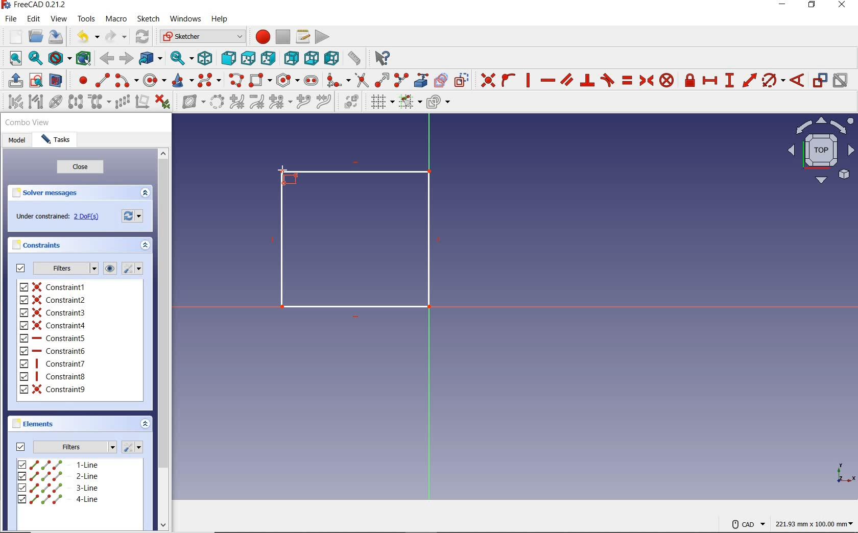 The image size is (858, 533). Describe the element at coordinates (163, 103) in the screenshot. I see `delete all constrains` at that location.